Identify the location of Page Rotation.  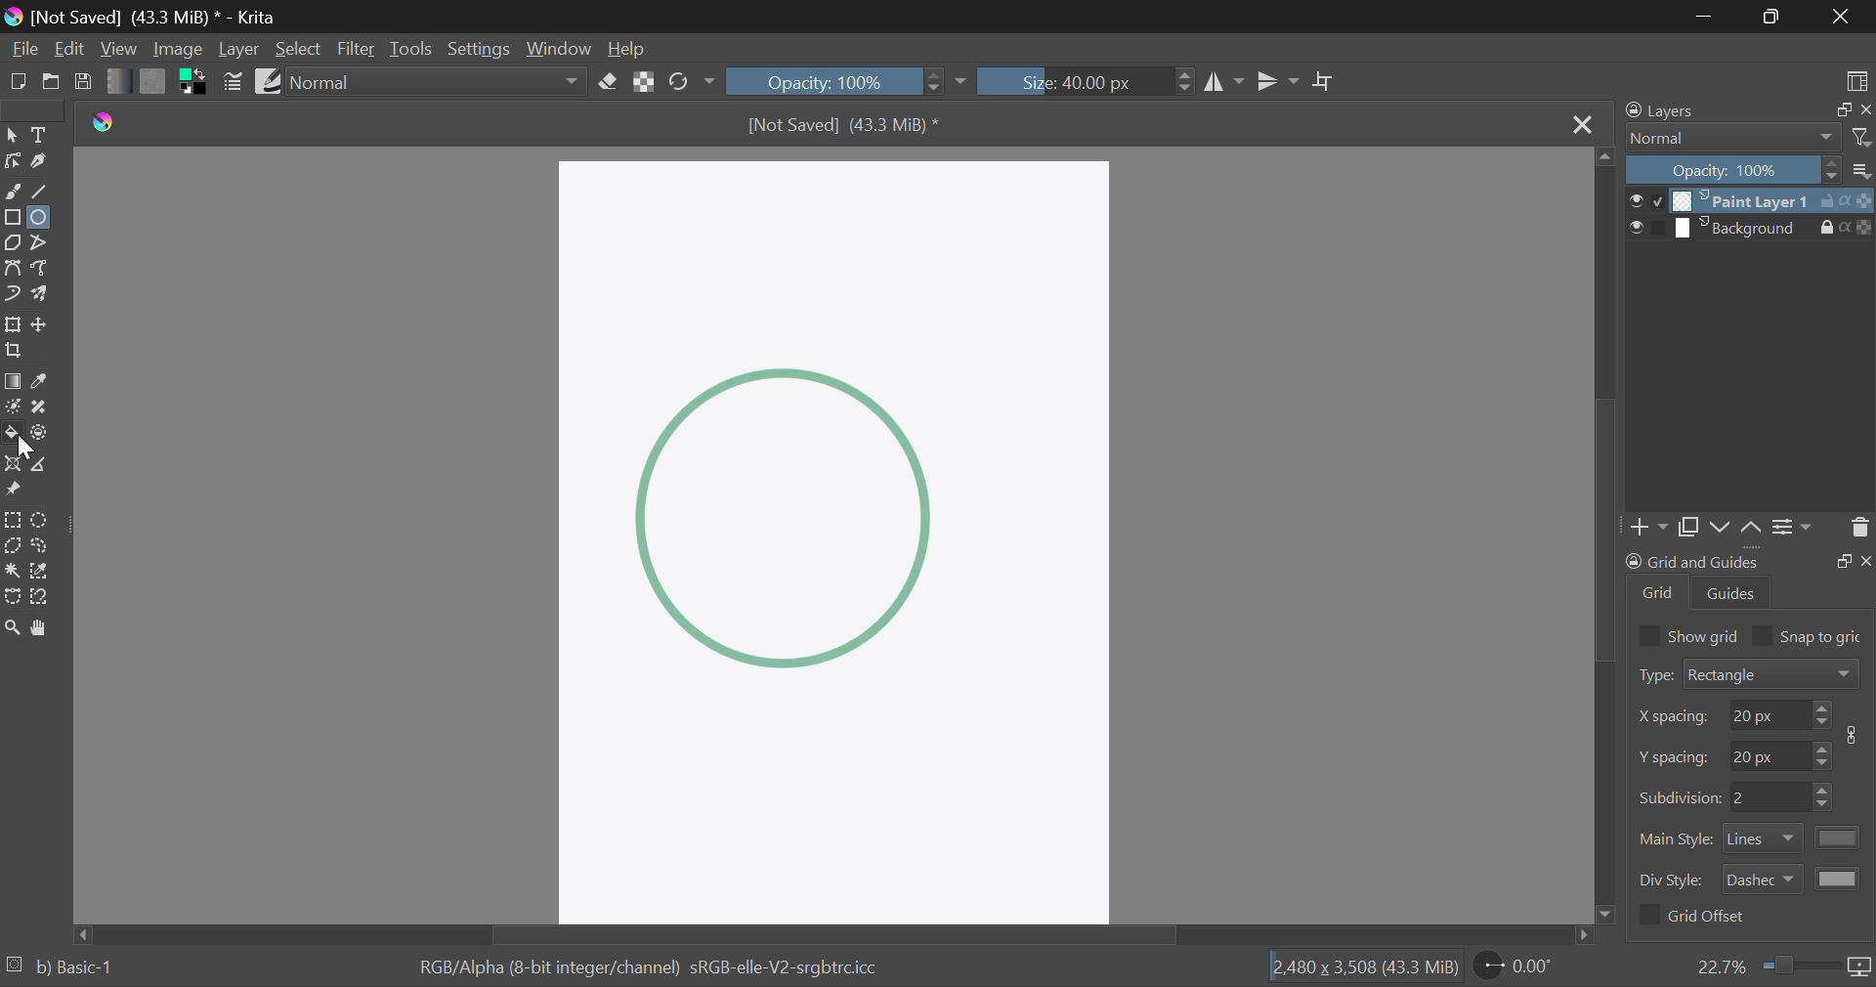
(1518, 968).